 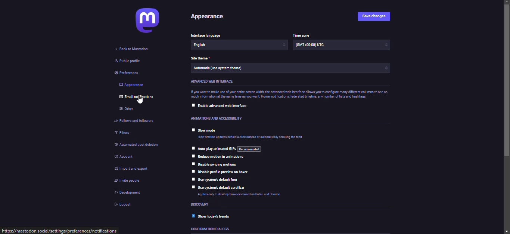 I want to click on filters, so click(x=124, y=134).